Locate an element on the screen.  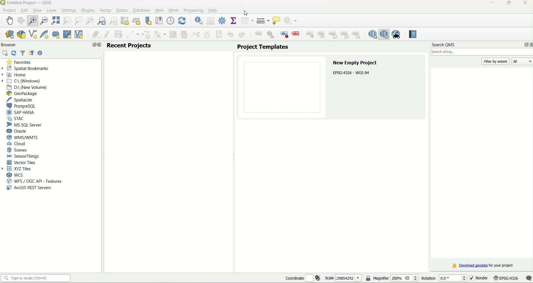
new geopack layer is located at coordinates (21, 35).